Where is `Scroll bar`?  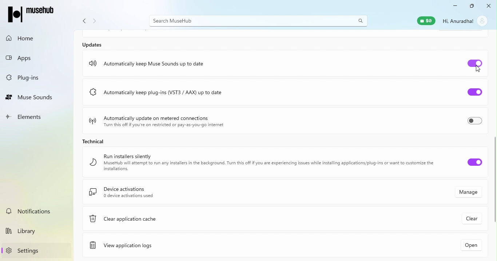
Scroll bar is located at coordinates (494, 180).